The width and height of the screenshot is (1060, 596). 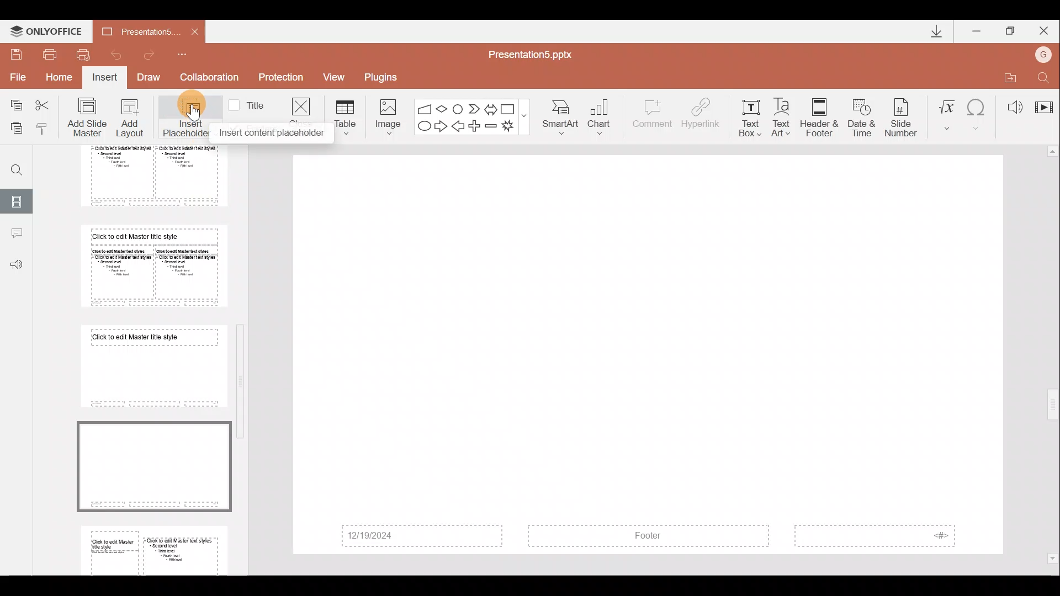 I want to click on Home, so click(x=61, y=80).